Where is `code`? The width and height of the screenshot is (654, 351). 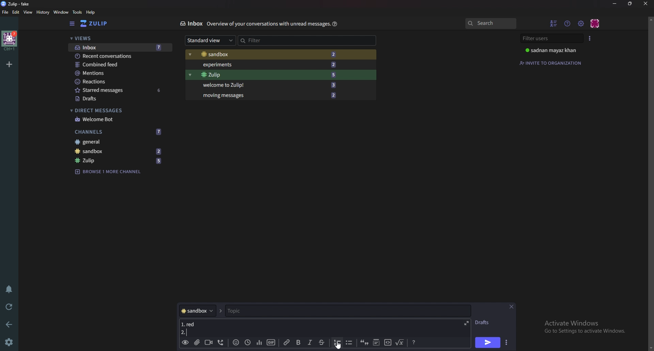 code is located at coordinates (387, 343).